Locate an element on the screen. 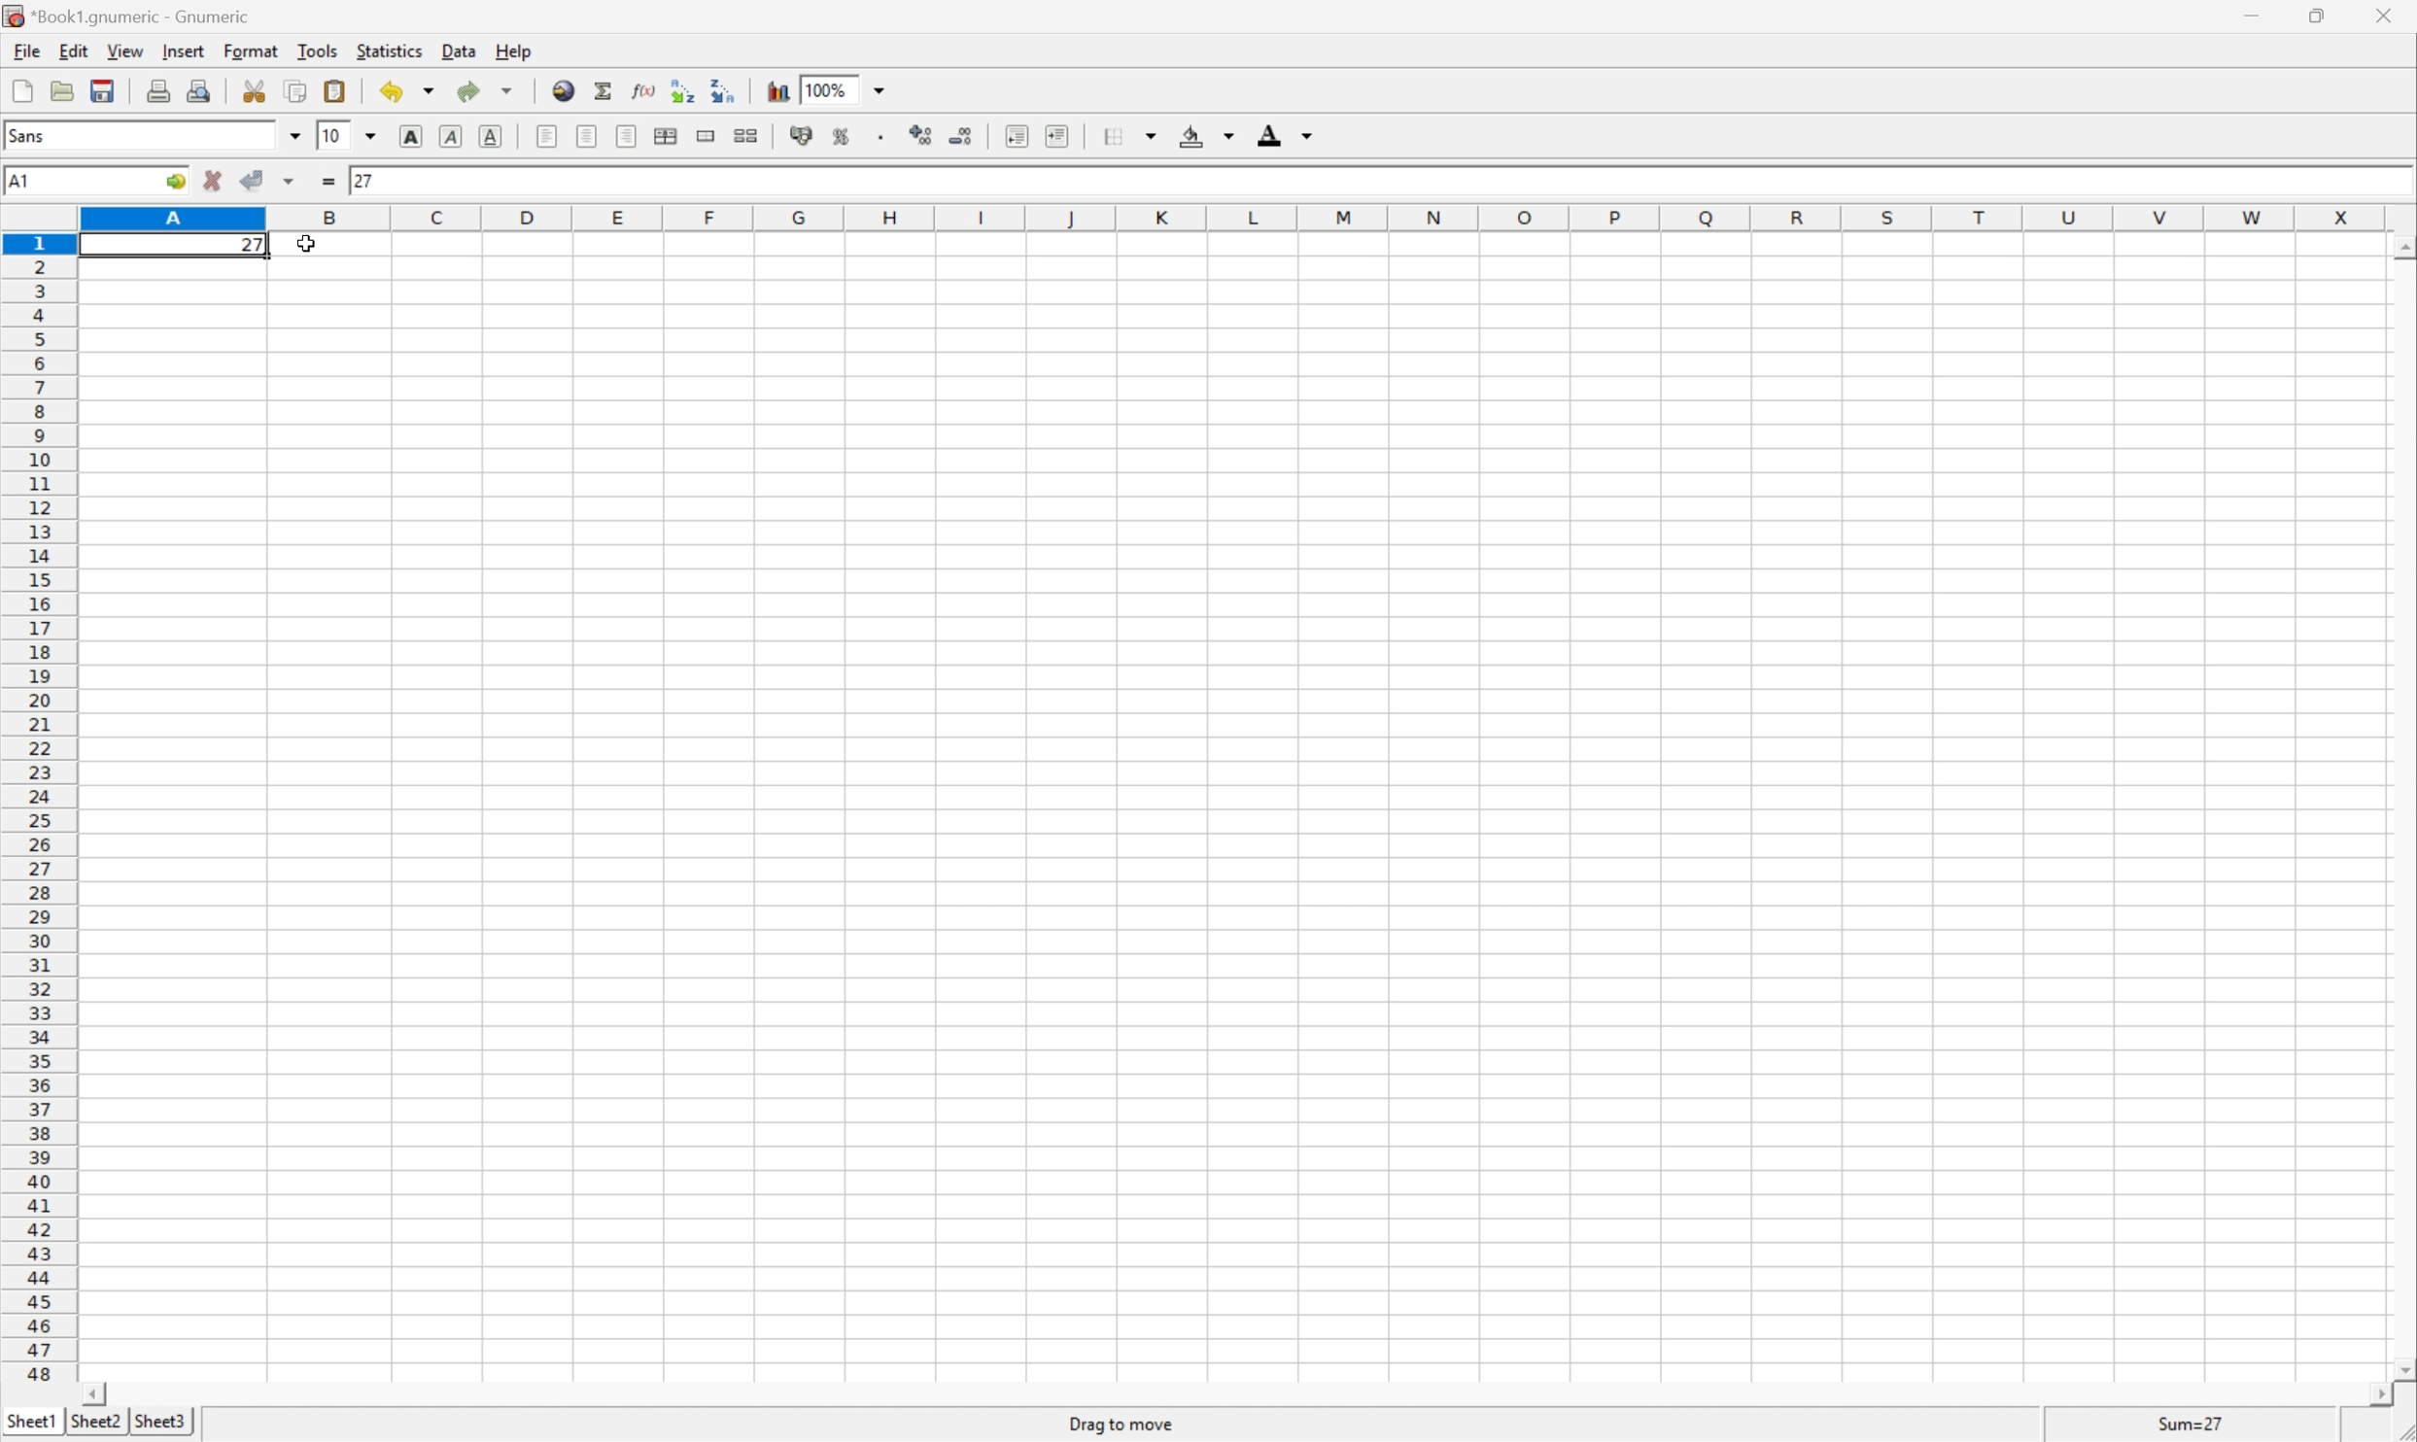 The width and height of the screenshot is (2417, 1442). Statistics is located at coordinates (390, 51).